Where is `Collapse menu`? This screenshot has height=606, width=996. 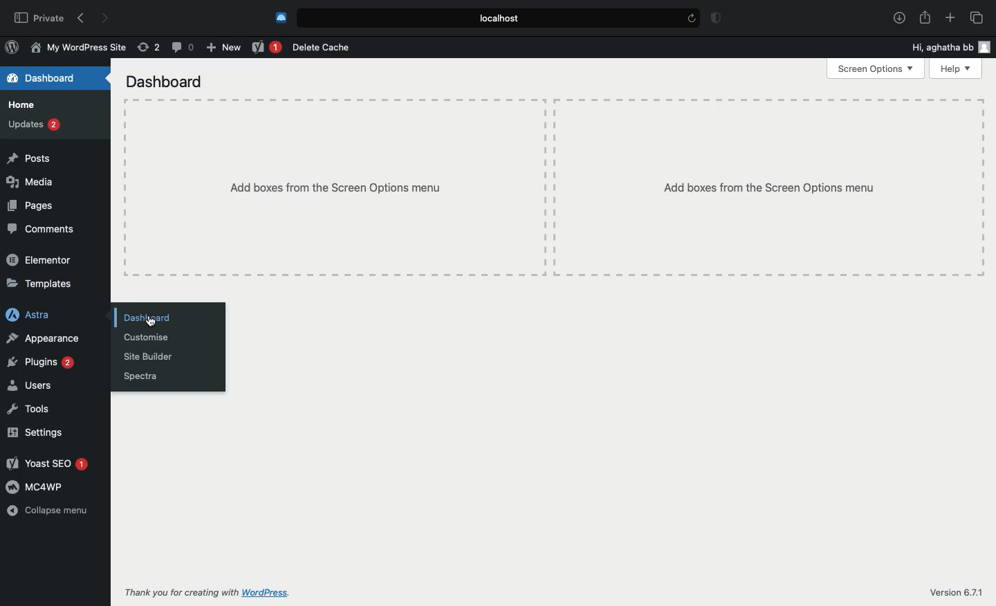
Collapse menu is located at coordinates (46, 510).